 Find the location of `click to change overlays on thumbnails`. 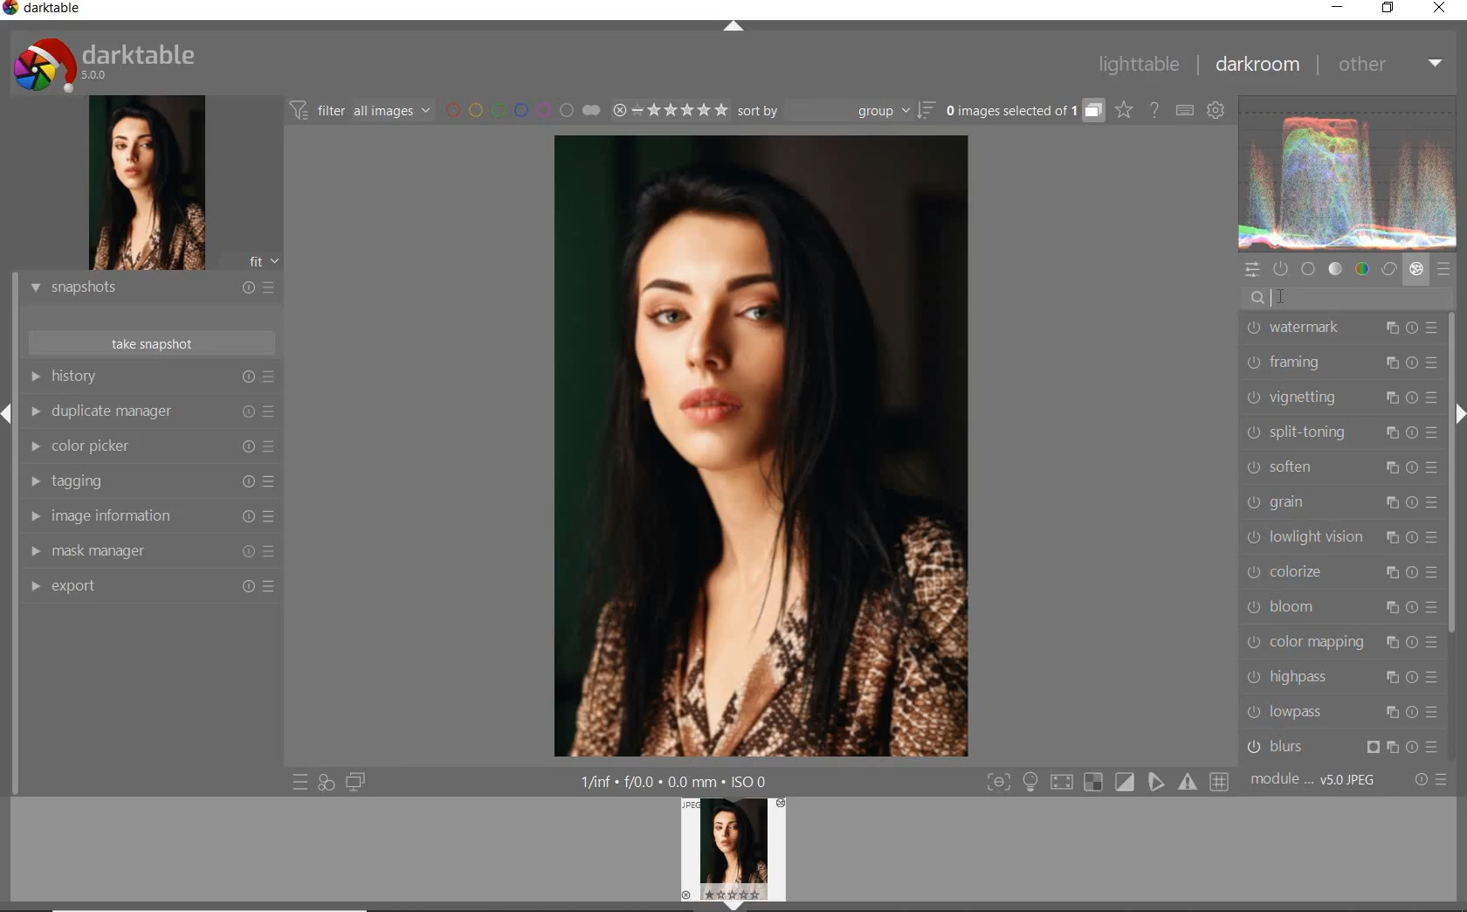

click to change overlays on thumbnails is located at coordinates (1125, 112).